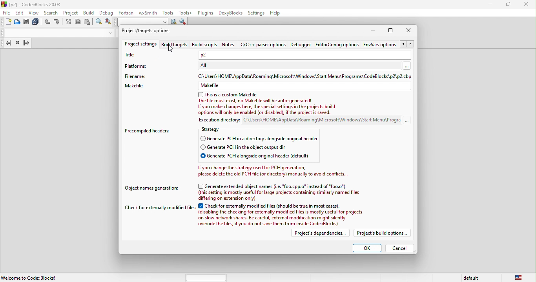 The height and width of the screenshot is (282, 536). Describe the element at coordinates (277, 13) in the screenshot. I see `help` at that location.